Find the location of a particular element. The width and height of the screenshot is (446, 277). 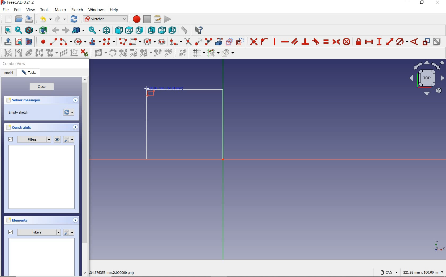

Isometric view is located at coordinates (427, 79).